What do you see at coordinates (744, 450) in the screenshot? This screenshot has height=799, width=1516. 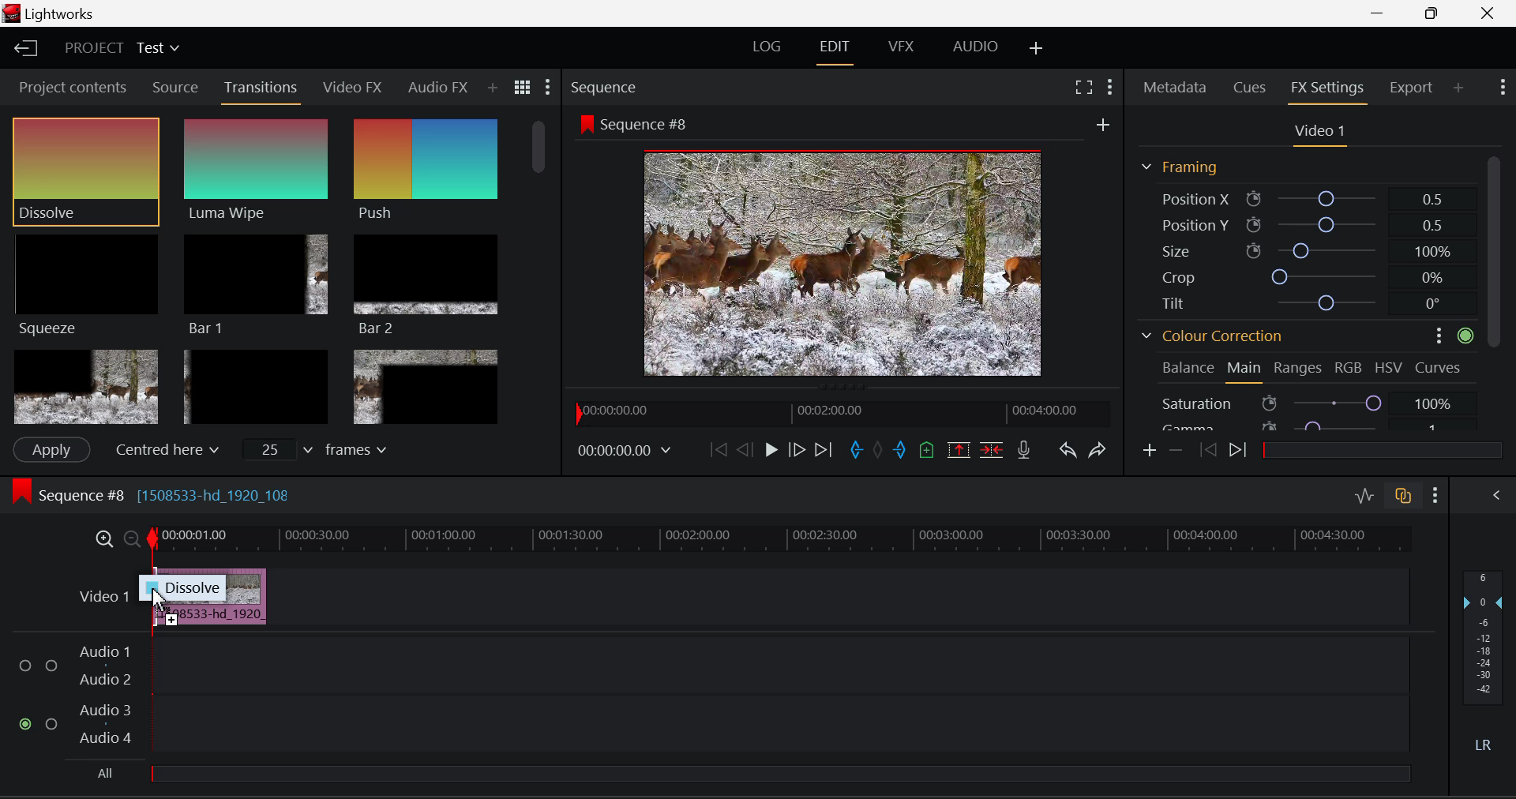 I see `Go Back` at bounding box center [744, 450].